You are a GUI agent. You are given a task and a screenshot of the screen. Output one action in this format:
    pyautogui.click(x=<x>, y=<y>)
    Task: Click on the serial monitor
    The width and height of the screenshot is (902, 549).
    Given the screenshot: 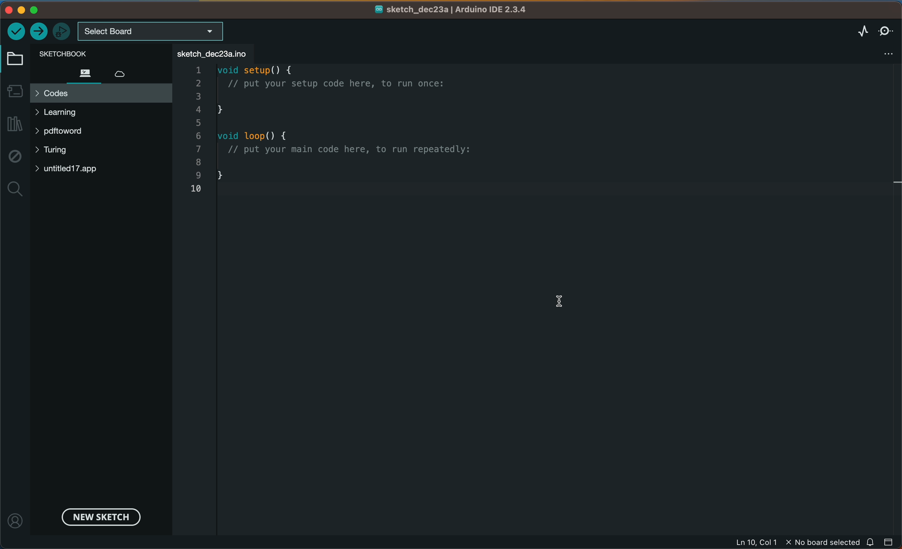 What is the action you would take?
    pyautogui.click(x=887, y=31)
    